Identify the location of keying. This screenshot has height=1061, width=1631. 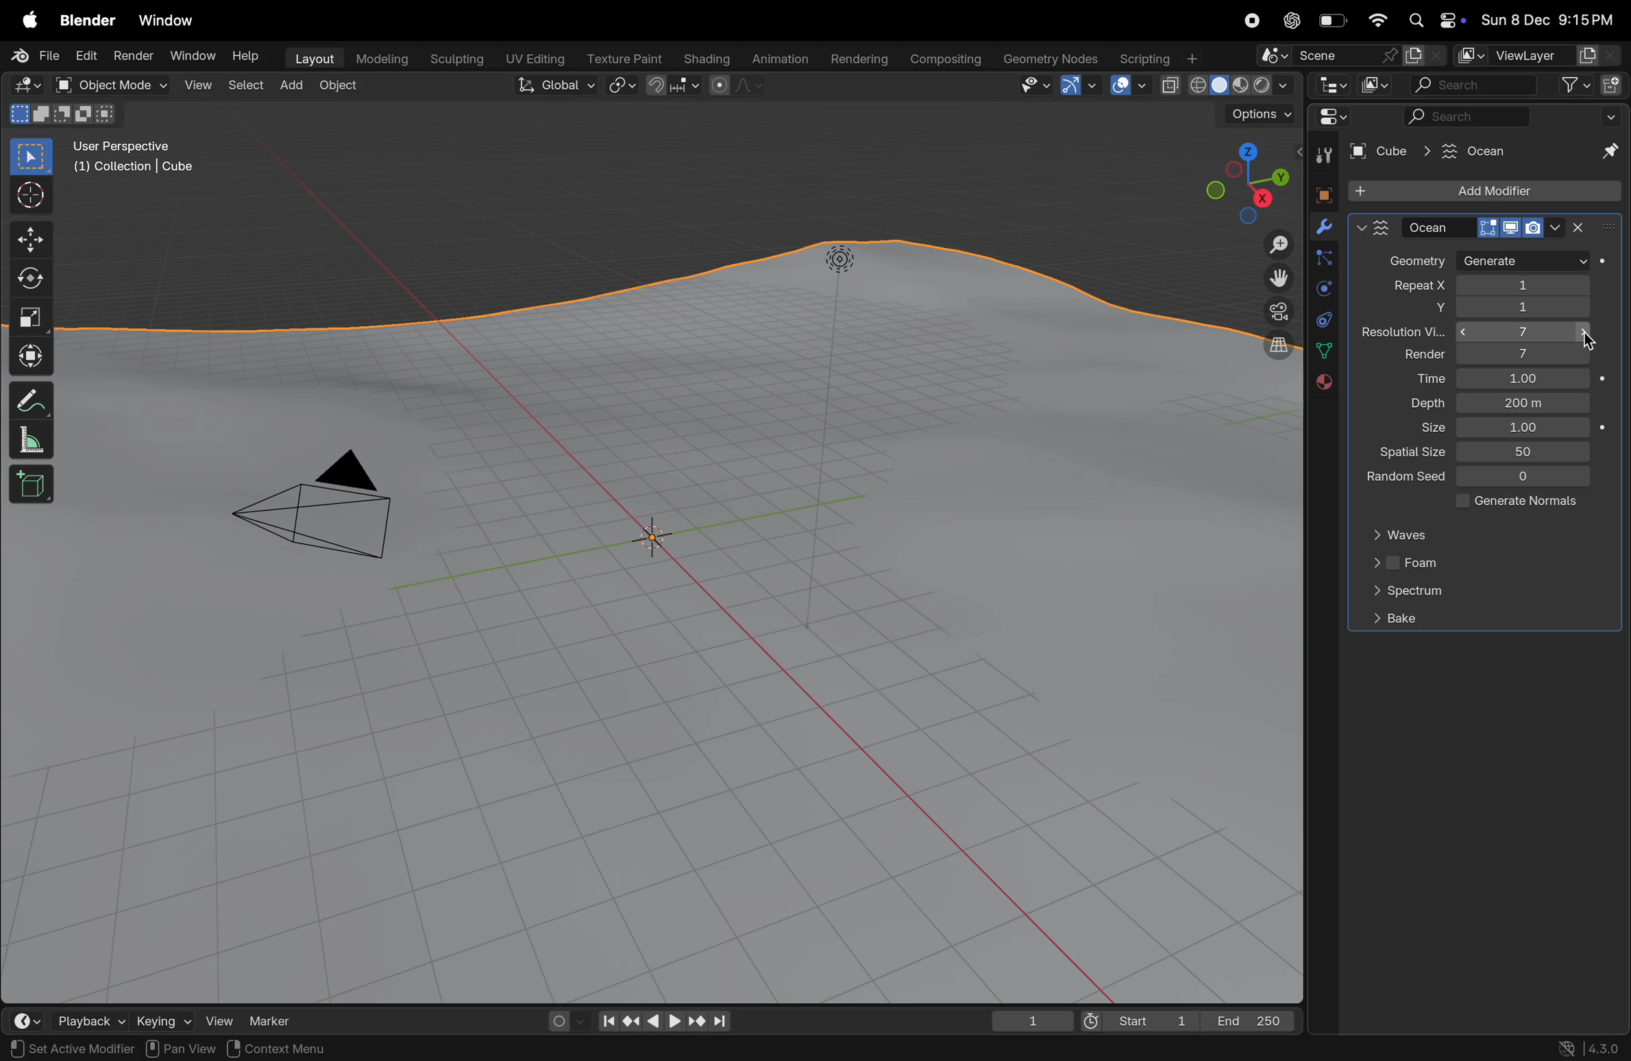
(160, 1020).